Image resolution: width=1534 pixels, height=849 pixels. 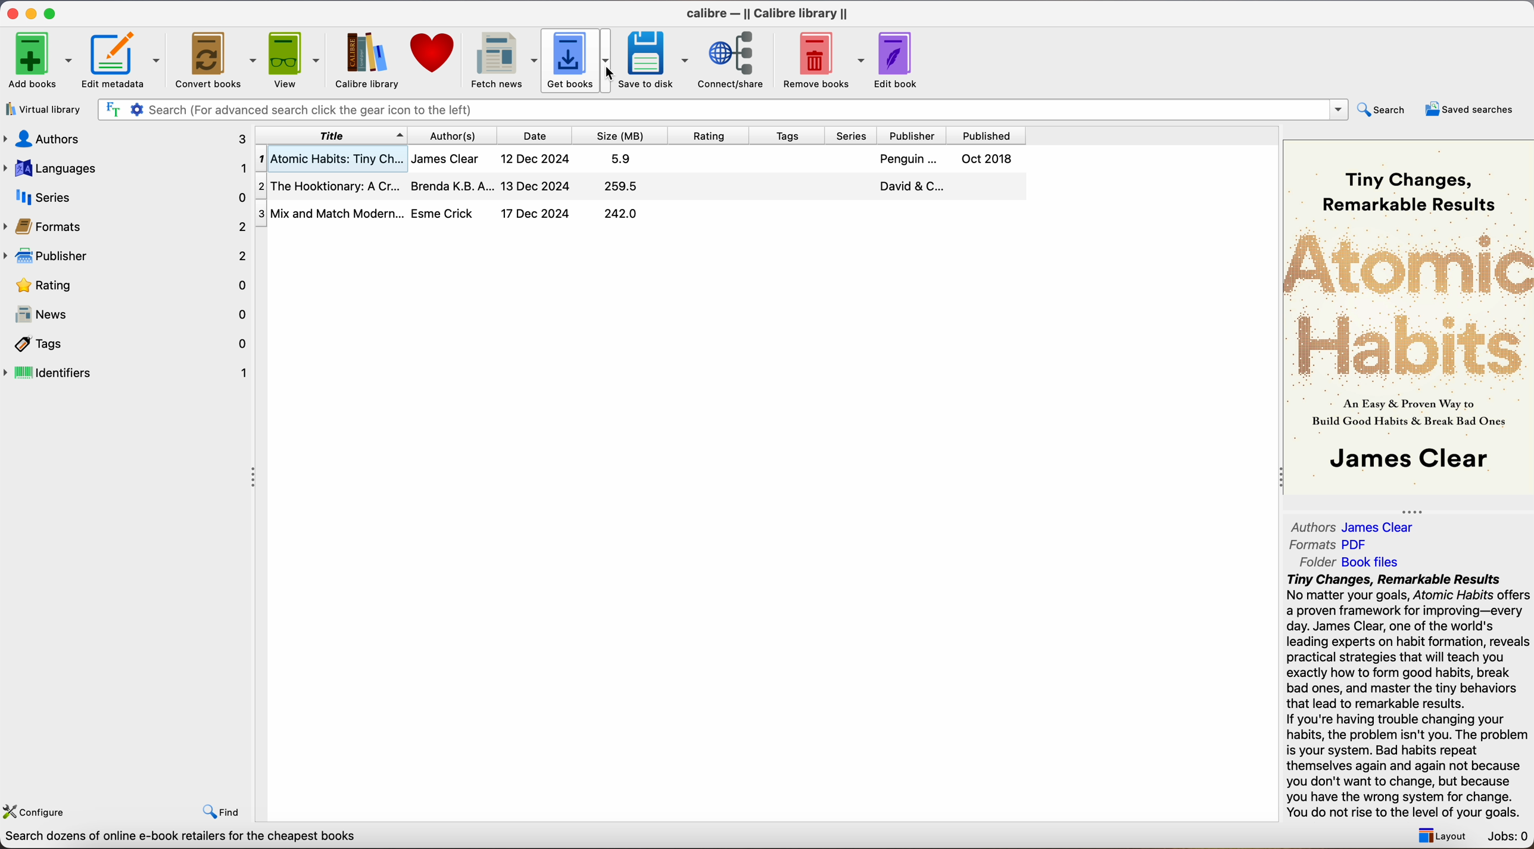 I want to click on tags, so click(x=790, y=136).